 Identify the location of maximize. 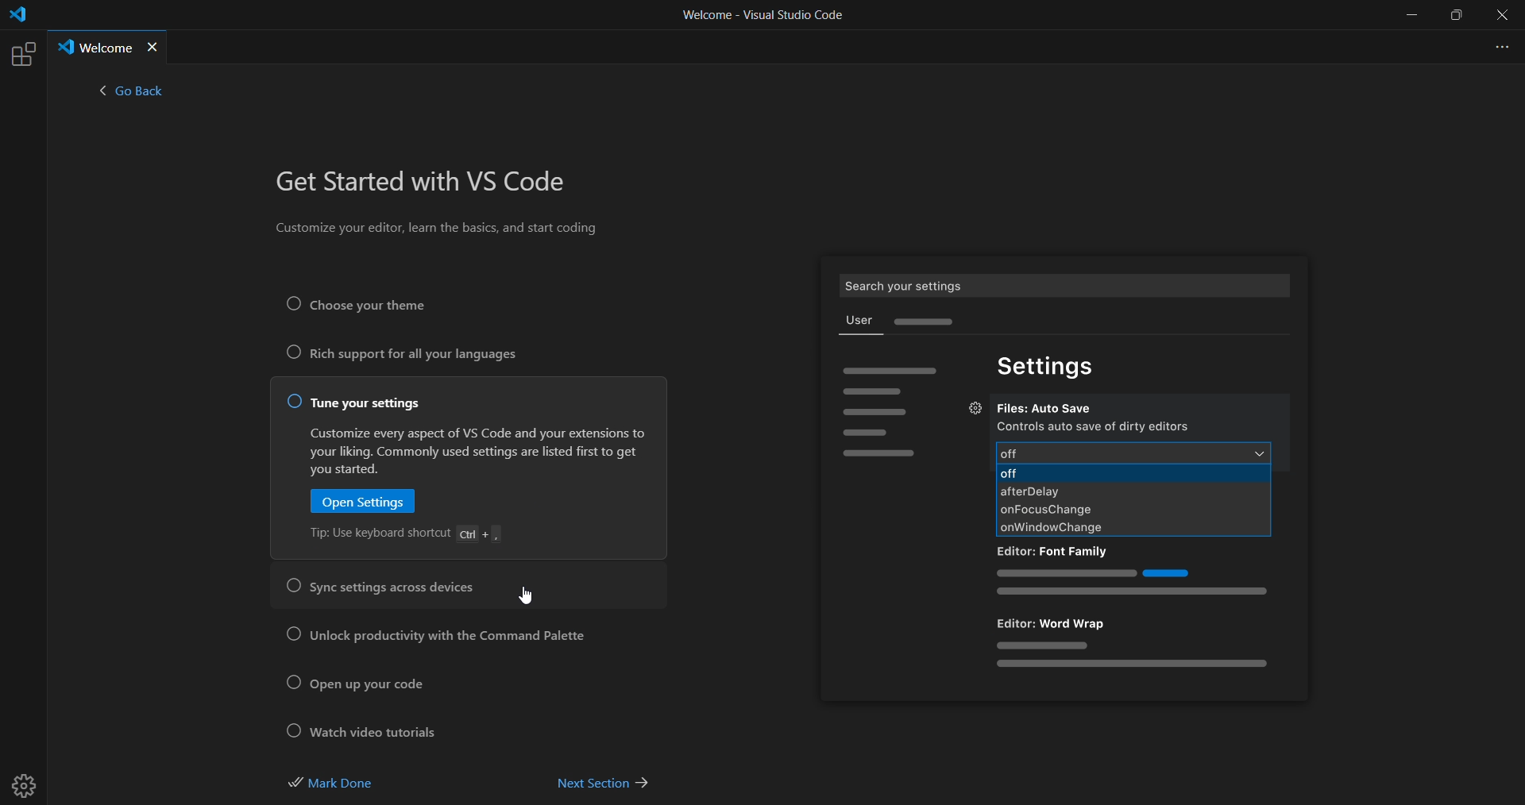
(1458, 16).